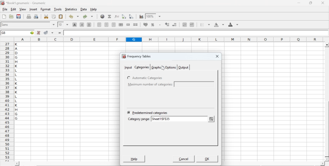  What do you see at coordinates (220, 25) in the screenshot?
I see `background` at bounding box center [220, 25].